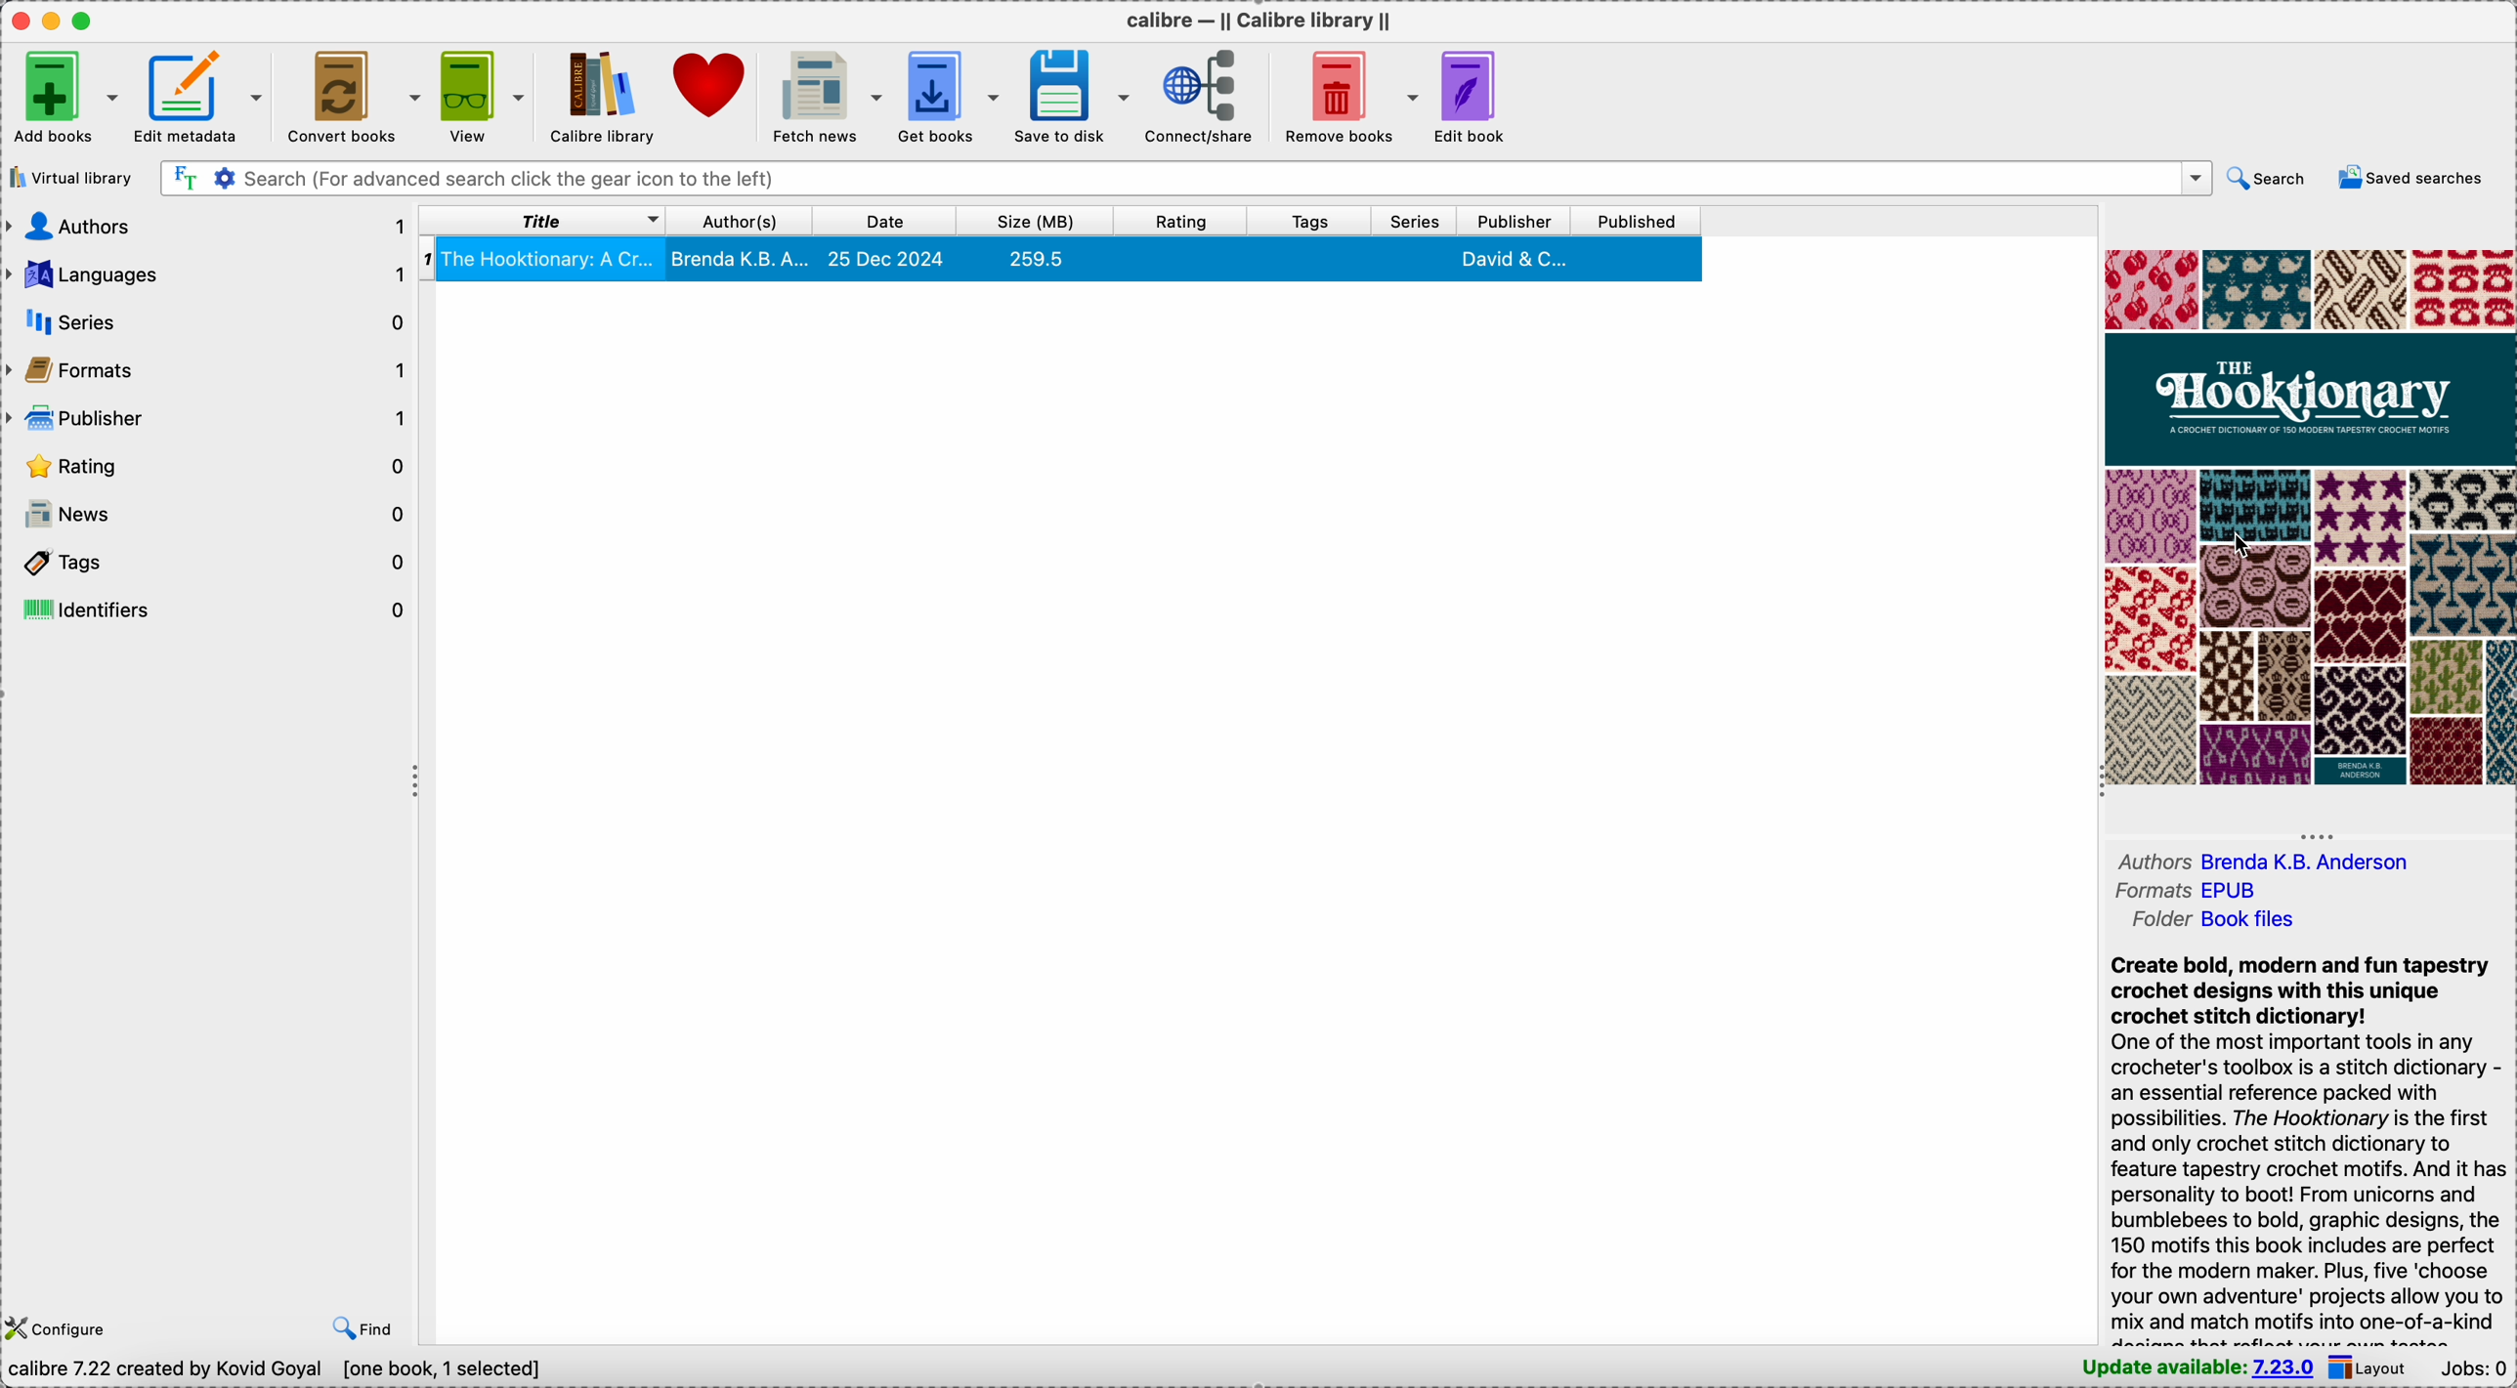 This screenshot has width=2517, height=1388. I want to click on languages, so click(208, 271).